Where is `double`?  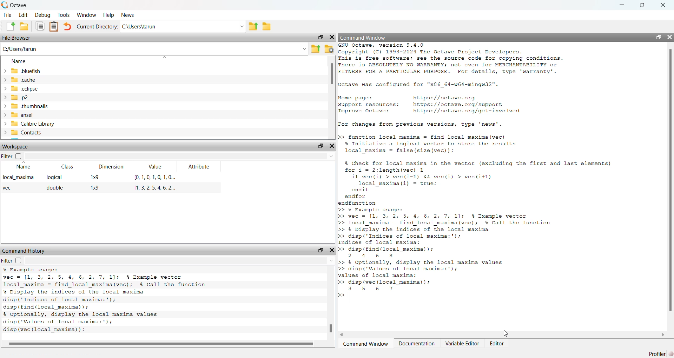 double is located at coordinates (56, 187).